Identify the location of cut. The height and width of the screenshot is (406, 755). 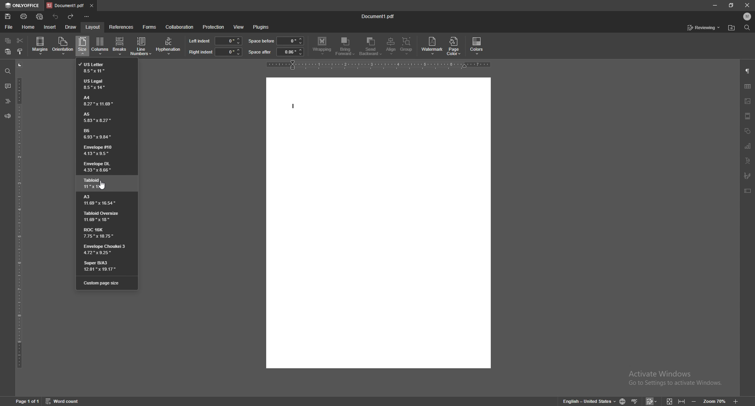
(20, 41).